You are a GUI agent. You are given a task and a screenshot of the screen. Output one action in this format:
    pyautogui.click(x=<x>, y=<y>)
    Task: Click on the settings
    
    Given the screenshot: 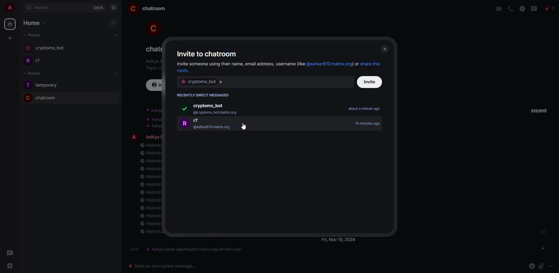 What is the action you would take?
    pyautogui.click(x=8, y=266)
    